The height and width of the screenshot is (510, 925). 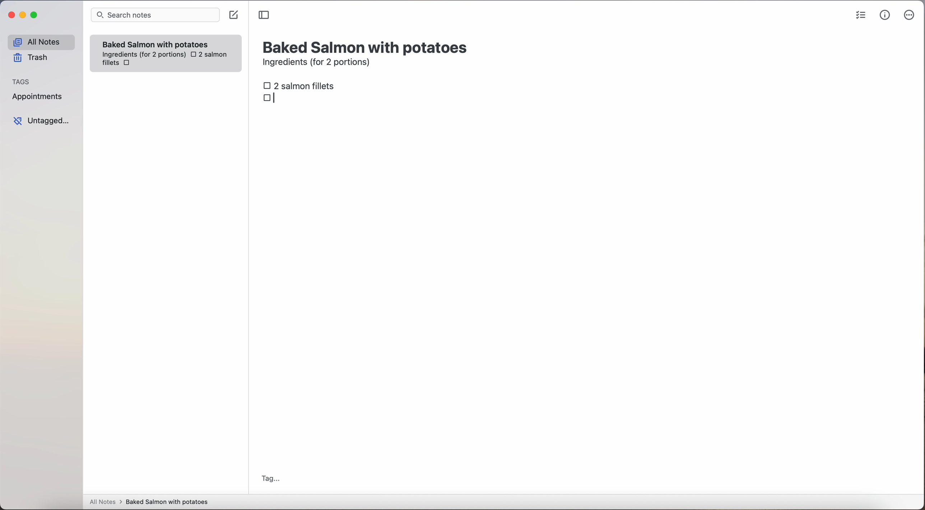 I want to click on metrics, so click(x=885, y=15).